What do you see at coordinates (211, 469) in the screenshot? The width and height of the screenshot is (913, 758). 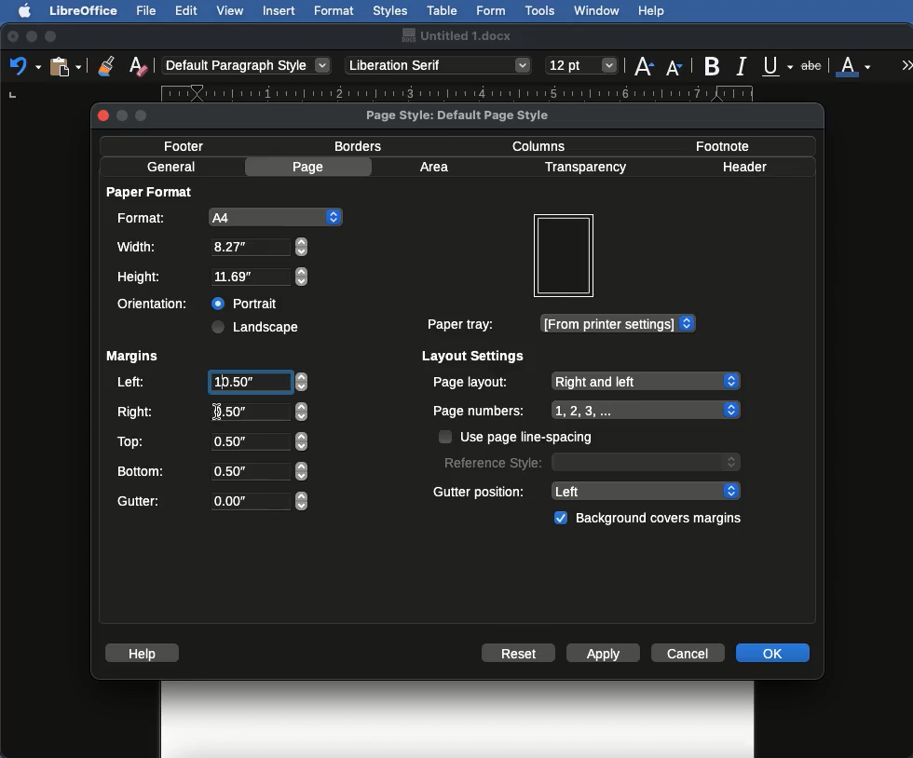 I see `Bottom` at bounding box center [211, 469].